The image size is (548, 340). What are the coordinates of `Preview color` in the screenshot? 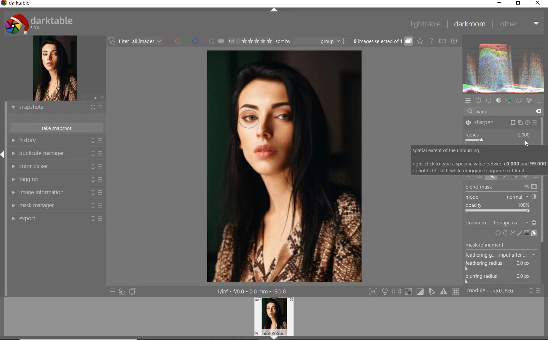 It's located at (504, 64).